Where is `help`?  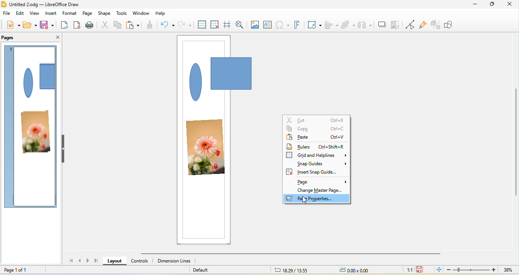 help is located at coordinates (161, 14).